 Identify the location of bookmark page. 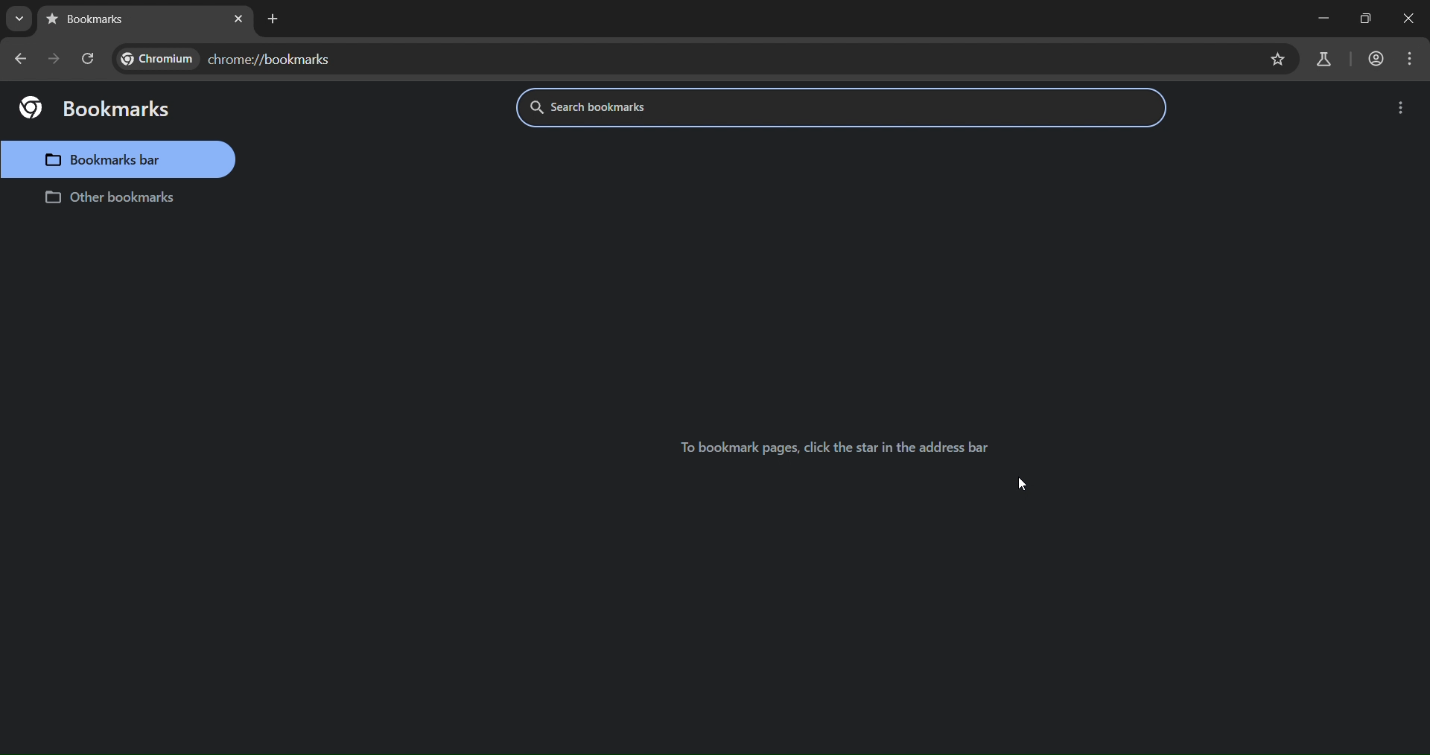
(1280, 60).